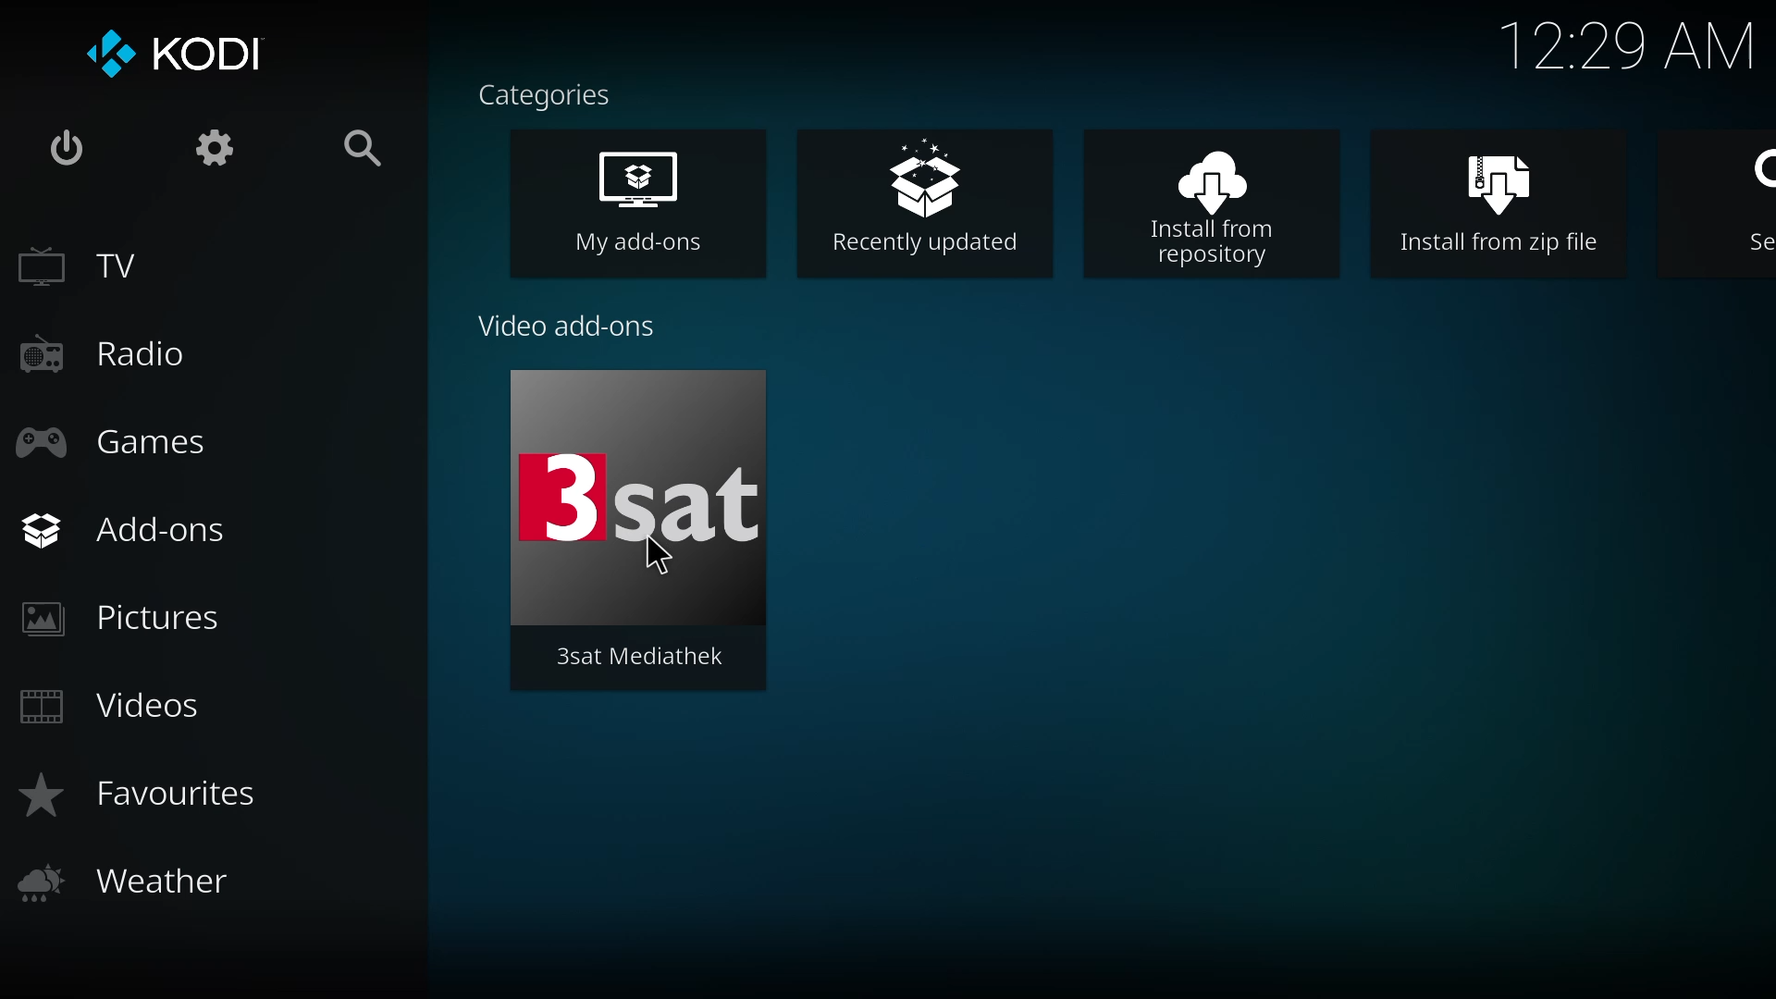  What do you see at coordinates (129, 442) in the screenshot?
I see `games` at bounding box center [129, 442].